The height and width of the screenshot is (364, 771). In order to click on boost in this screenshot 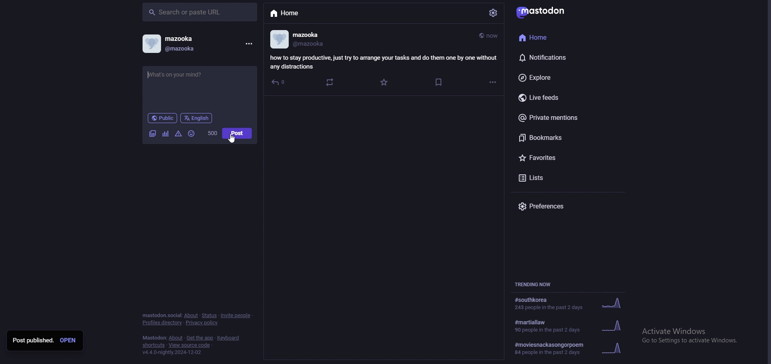, I will do `click(331, 83)`.